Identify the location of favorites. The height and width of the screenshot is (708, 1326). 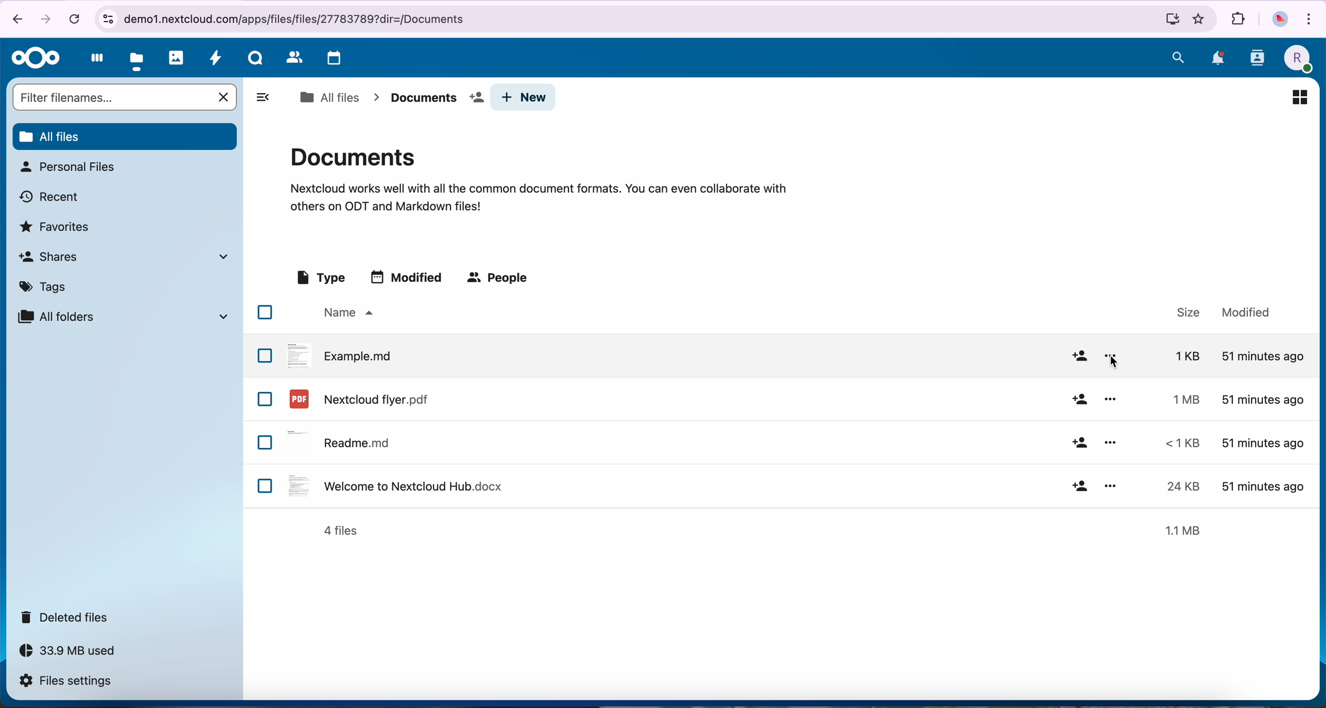
(1200, 19).